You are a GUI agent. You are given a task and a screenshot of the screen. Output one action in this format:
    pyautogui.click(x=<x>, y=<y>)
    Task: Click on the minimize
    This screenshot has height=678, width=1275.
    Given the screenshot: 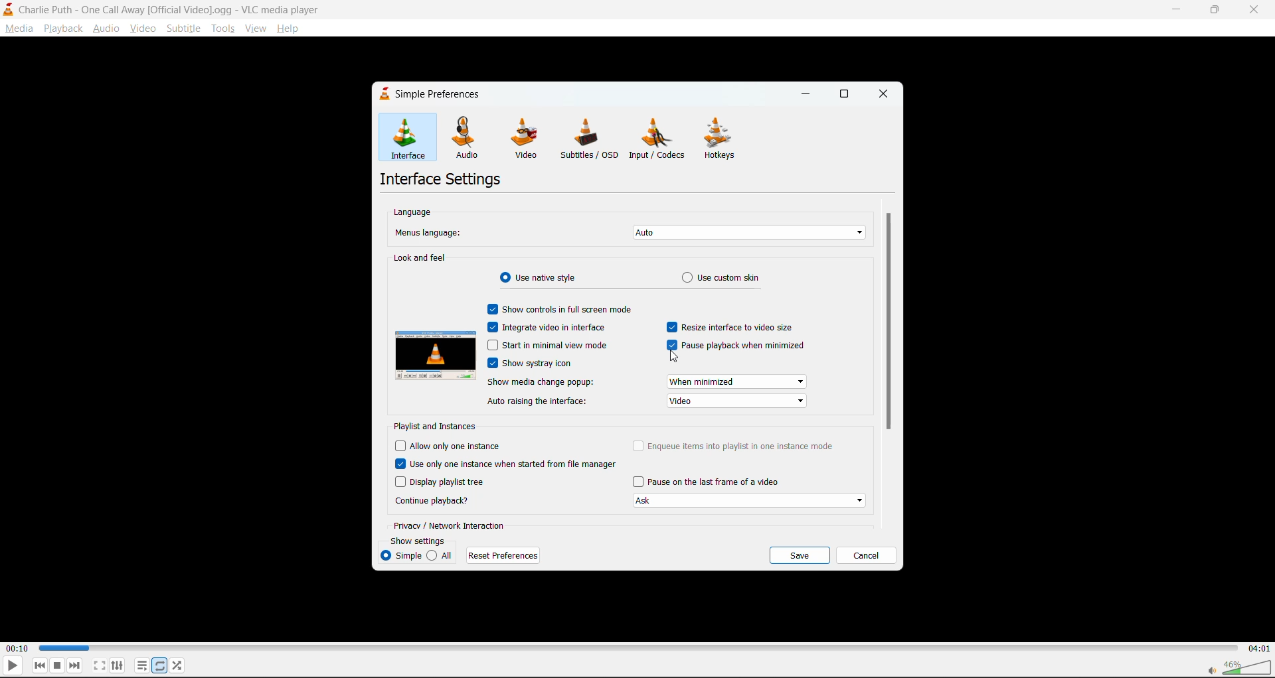 What is the action you would take?
    pyautogui.click(x=811, y=93)
    